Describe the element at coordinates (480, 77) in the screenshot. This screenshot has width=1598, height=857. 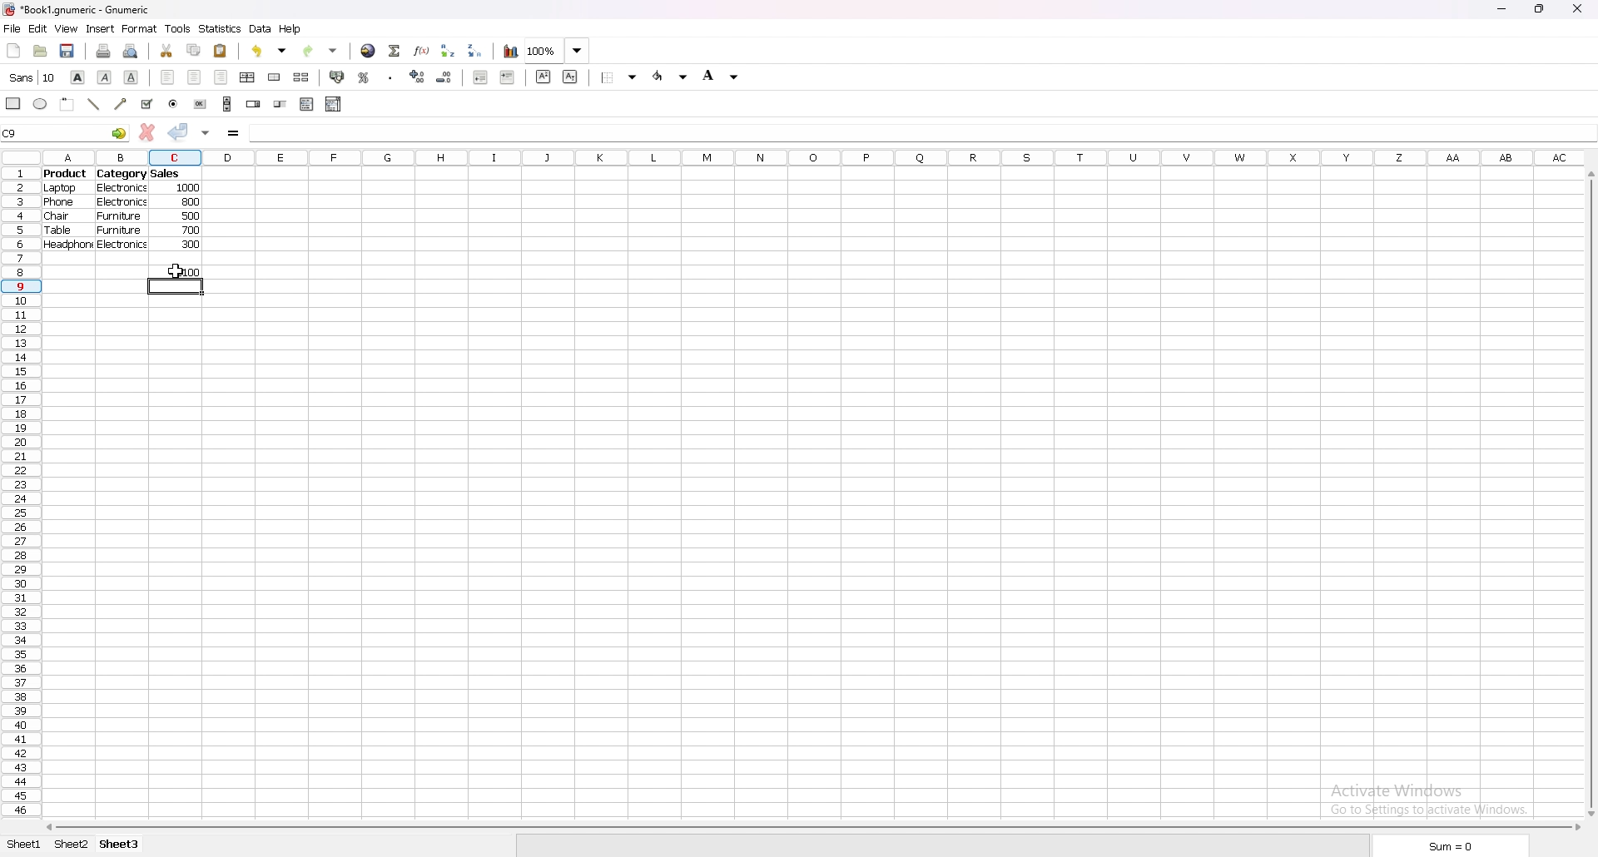
I see `decrease indent` at that location.